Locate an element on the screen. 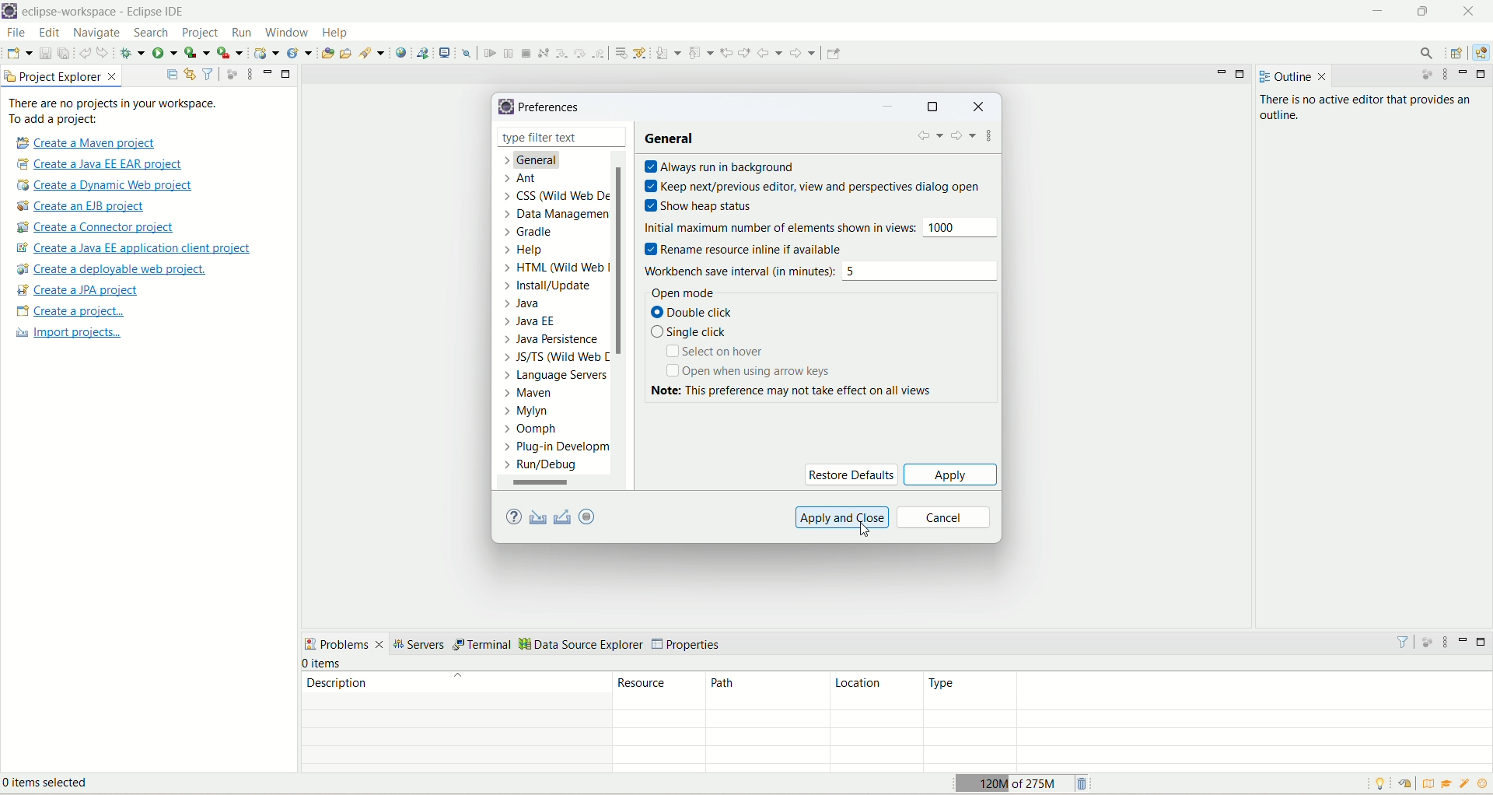  filters is located at coordinates (1402, 641).